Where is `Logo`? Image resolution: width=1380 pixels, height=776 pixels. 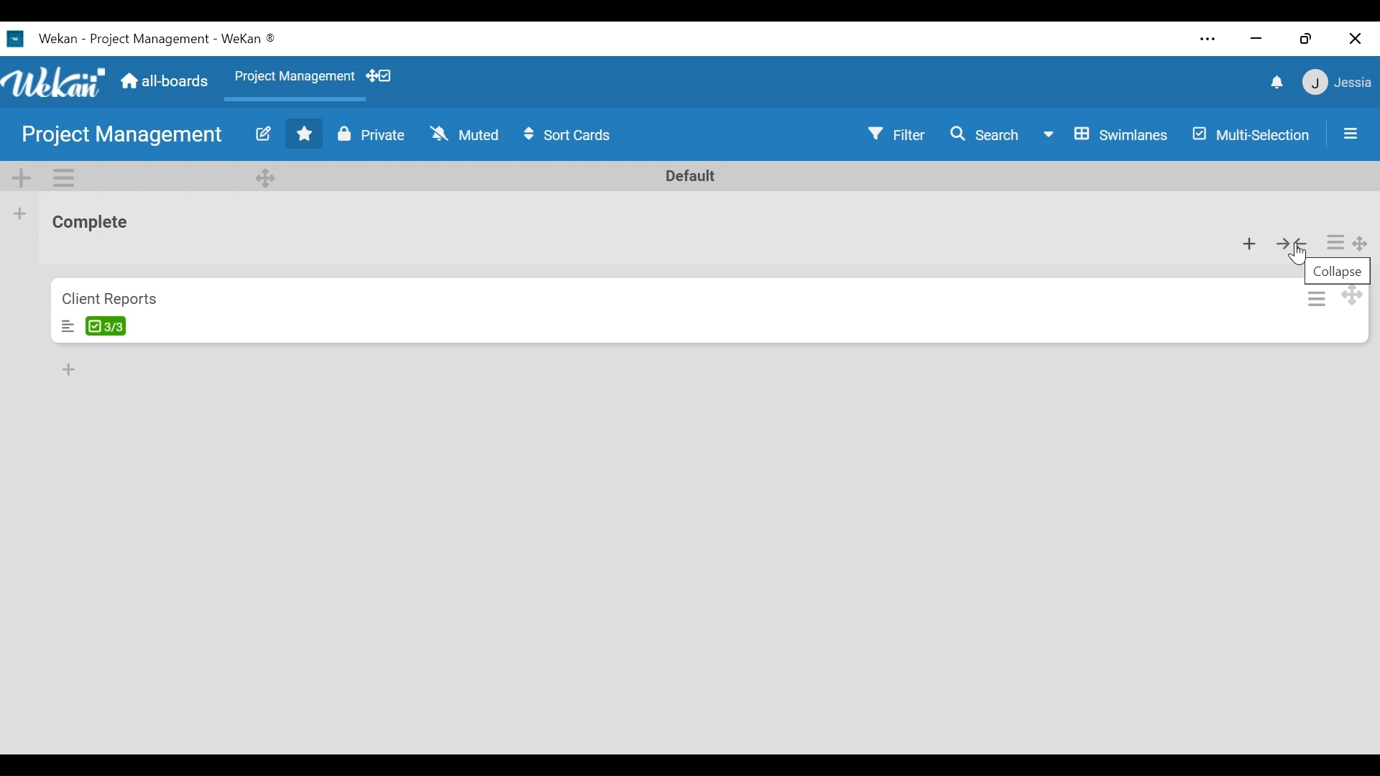 Logo is located at coordinates (55, 83).